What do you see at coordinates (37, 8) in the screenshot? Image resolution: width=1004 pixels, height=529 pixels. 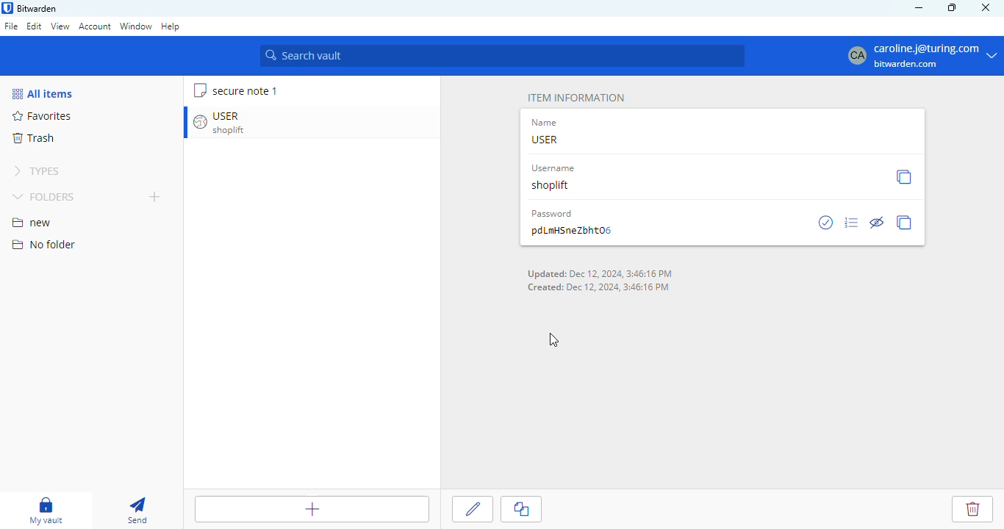 I see `bitwarden` at bounding box center [37, 8].